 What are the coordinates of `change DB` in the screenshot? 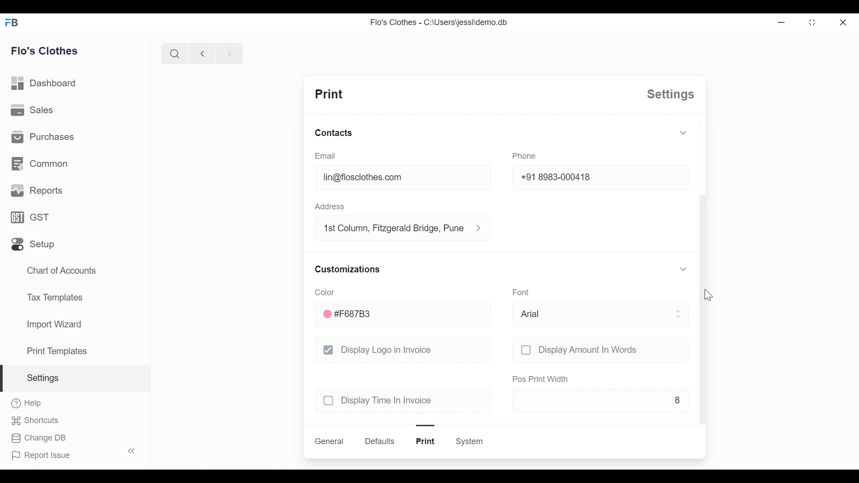 It's located at (38, 438).